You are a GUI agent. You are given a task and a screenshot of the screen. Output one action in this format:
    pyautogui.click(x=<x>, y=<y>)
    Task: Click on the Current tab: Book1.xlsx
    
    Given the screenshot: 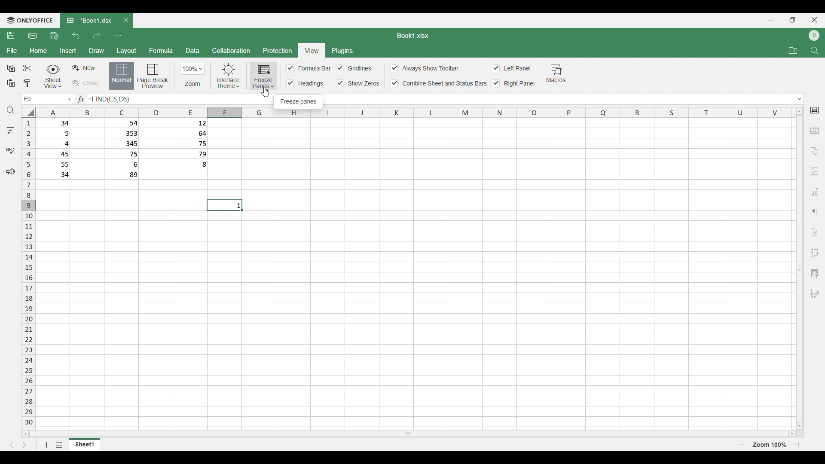 What is the action you would take?
    pyautogui.click(x=90, y=21)
    